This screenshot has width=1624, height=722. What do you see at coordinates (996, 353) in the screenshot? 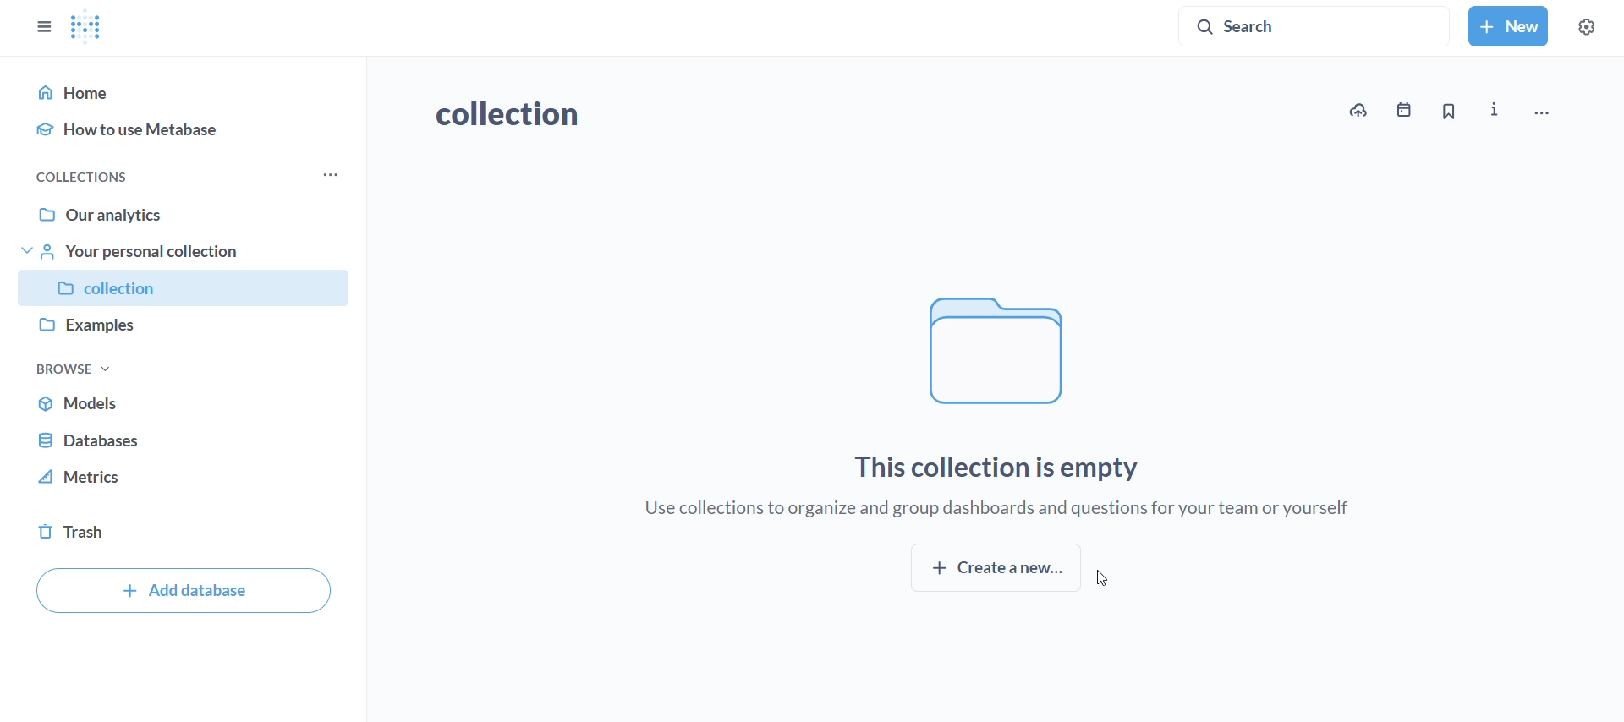
I see `file logo` at bounding box center [996, 353].